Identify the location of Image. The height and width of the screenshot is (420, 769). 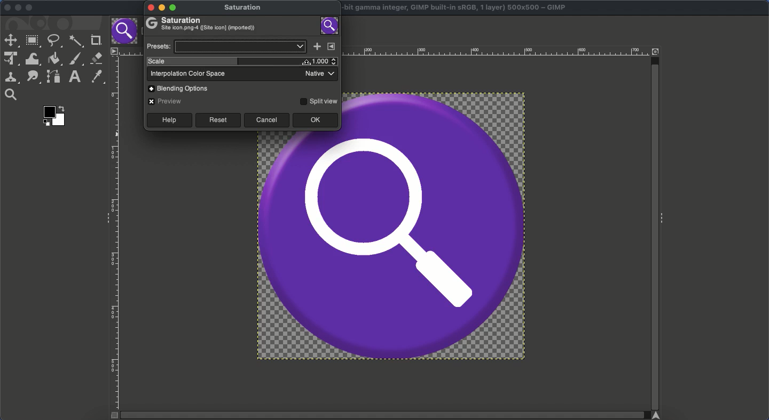
(330, 25).